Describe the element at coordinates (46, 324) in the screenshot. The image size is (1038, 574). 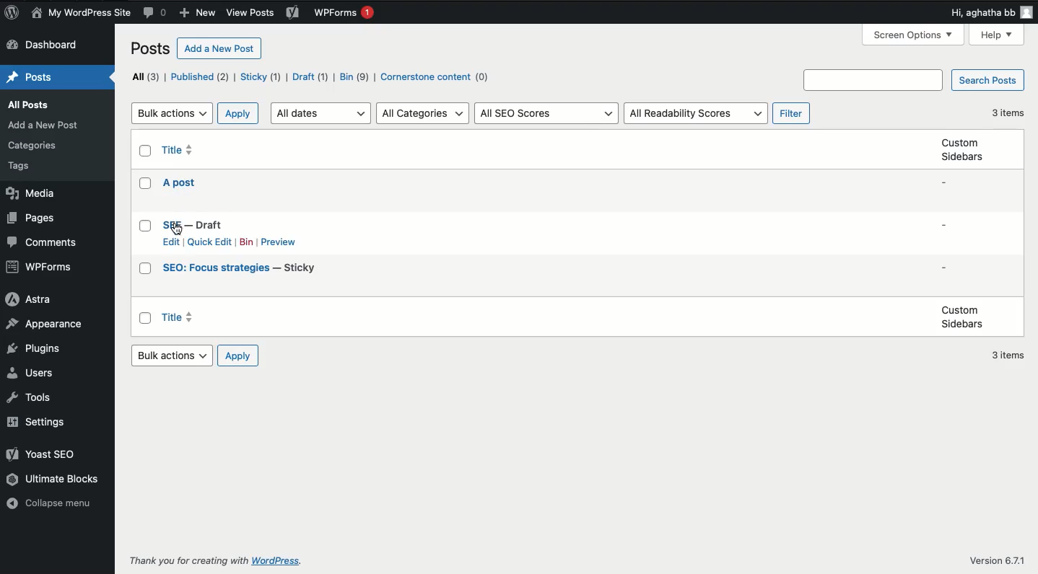
I see `Appearance` at that location.